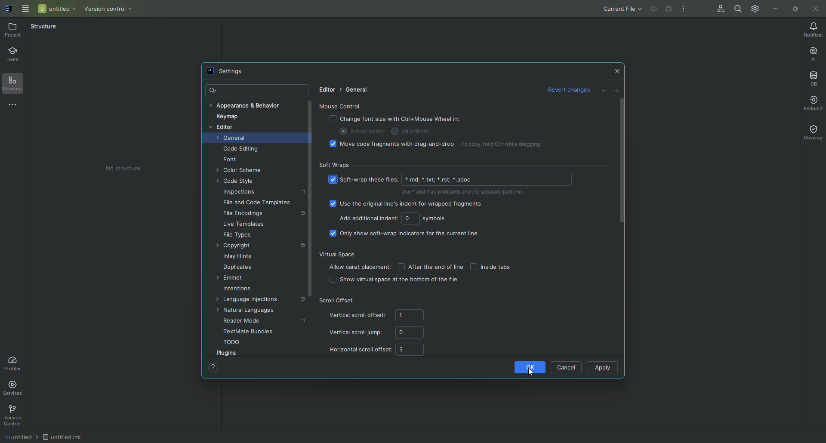 This screenshot has height=443, width=826. I want to click on Close, so click(617, 71).